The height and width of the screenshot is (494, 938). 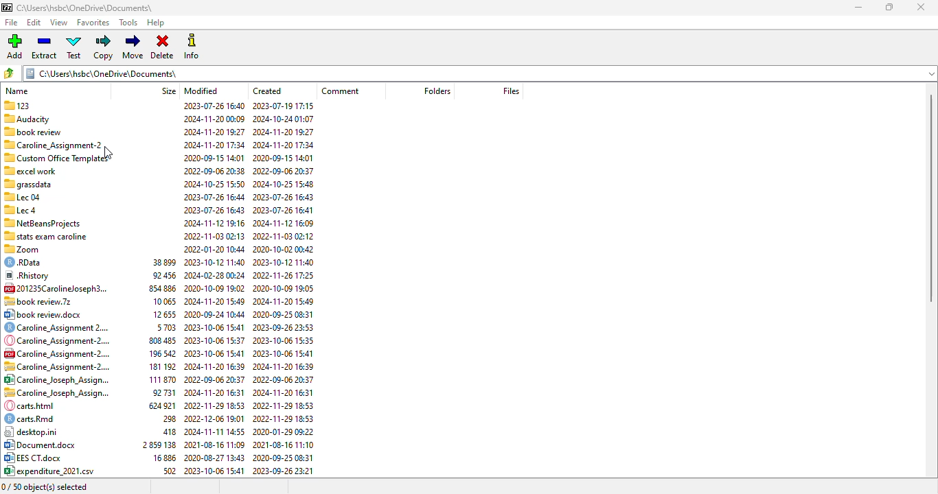 I want to click on bt atl
&8 Caroline Assignment-2...., so click(x=58, y=366).